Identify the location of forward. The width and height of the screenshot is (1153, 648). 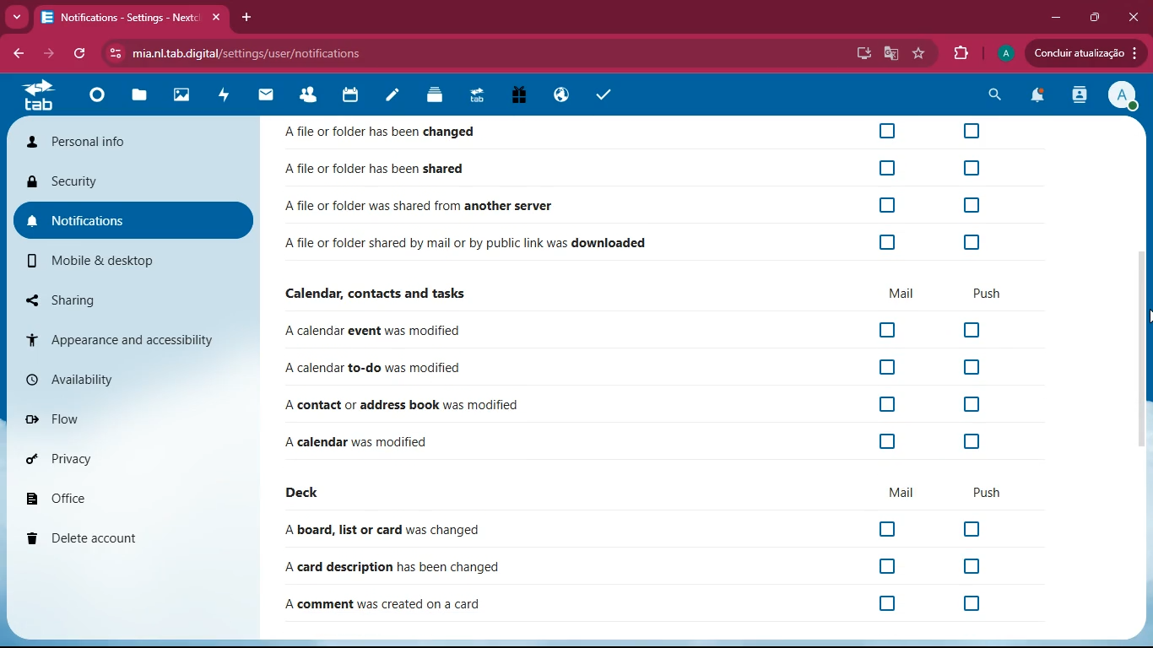
(51, 54).